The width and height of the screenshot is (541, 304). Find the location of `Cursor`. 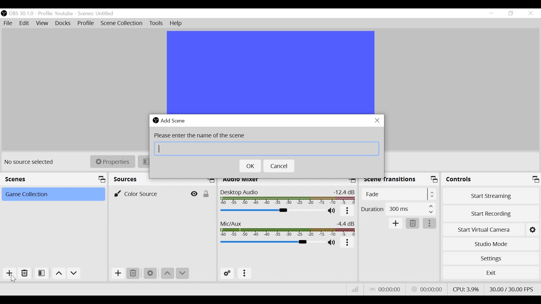

Cursor is located at coordinates (14, 278).